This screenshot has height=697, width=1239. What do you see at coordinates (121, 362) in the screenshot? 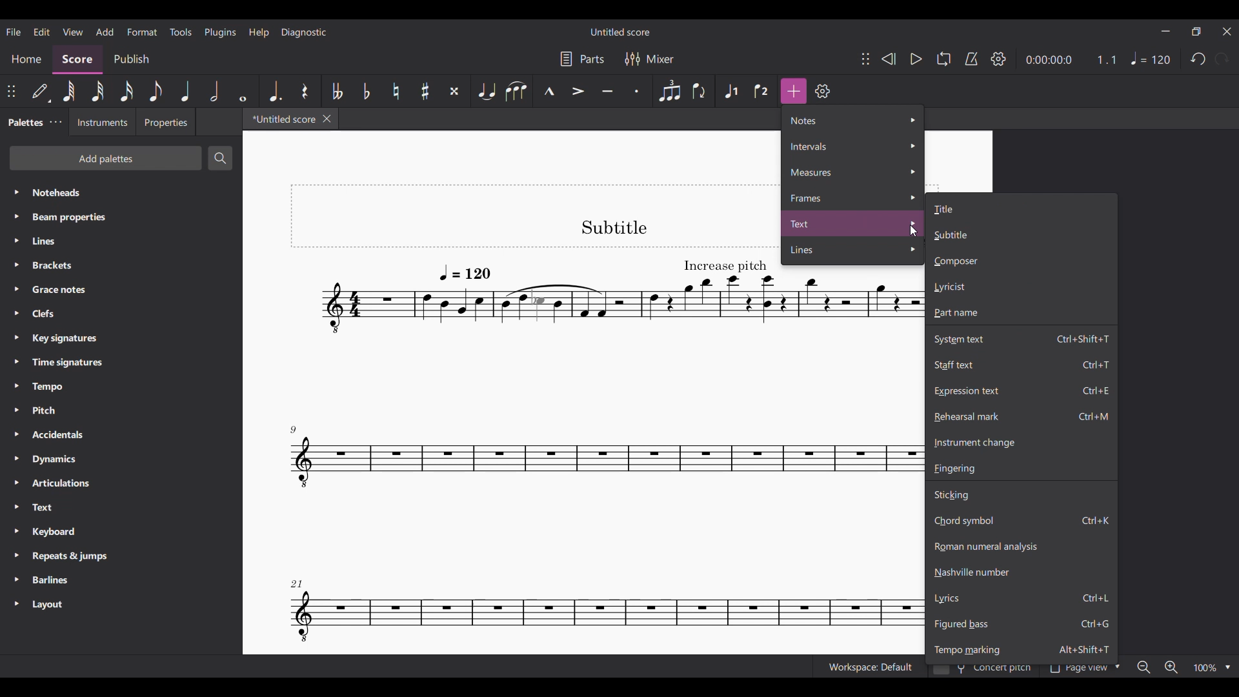
I see `Time signatures` at bounding box center [121, 362].